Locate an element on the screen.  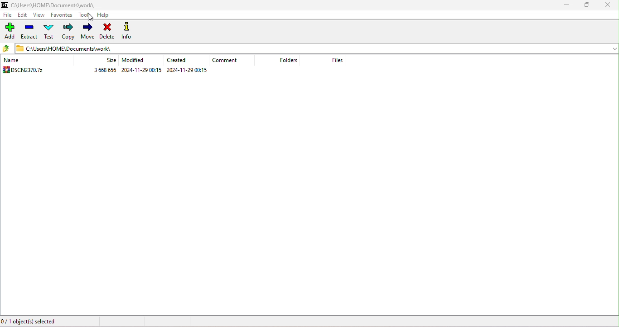
tools is located at coordinates (86, 15).